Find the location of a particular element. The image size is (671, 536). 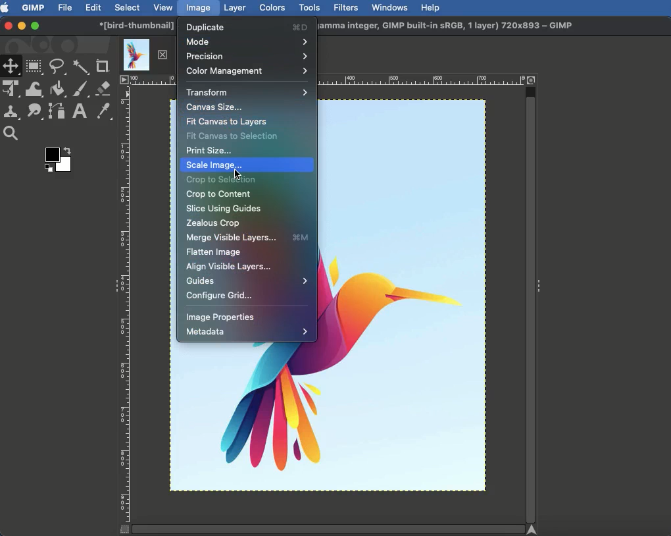

Magnify is located at coordinates (12, 133).